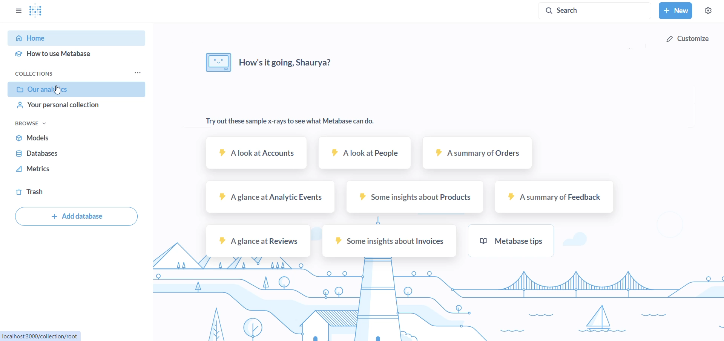  Describe the element at coordinates (70, 38) in the screenshot. I see `home` at that location.